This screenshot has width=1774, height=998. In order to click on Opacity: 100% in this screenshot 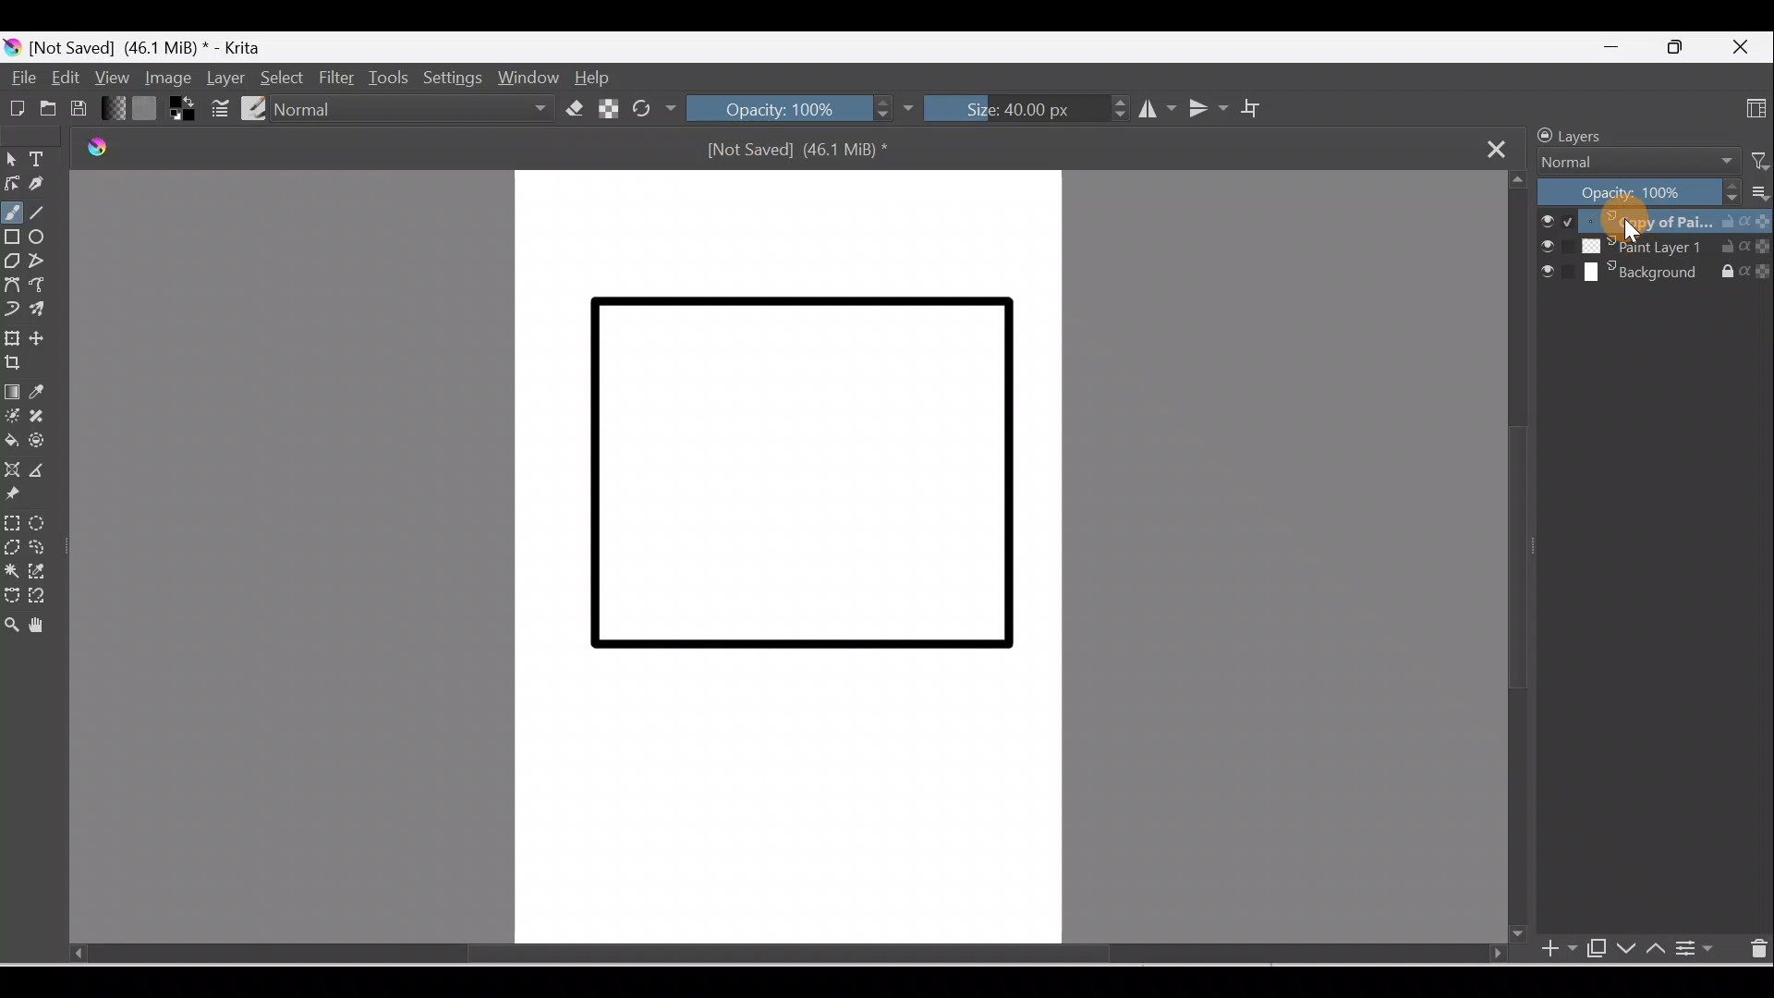, I will do `click(1638, 193)`.